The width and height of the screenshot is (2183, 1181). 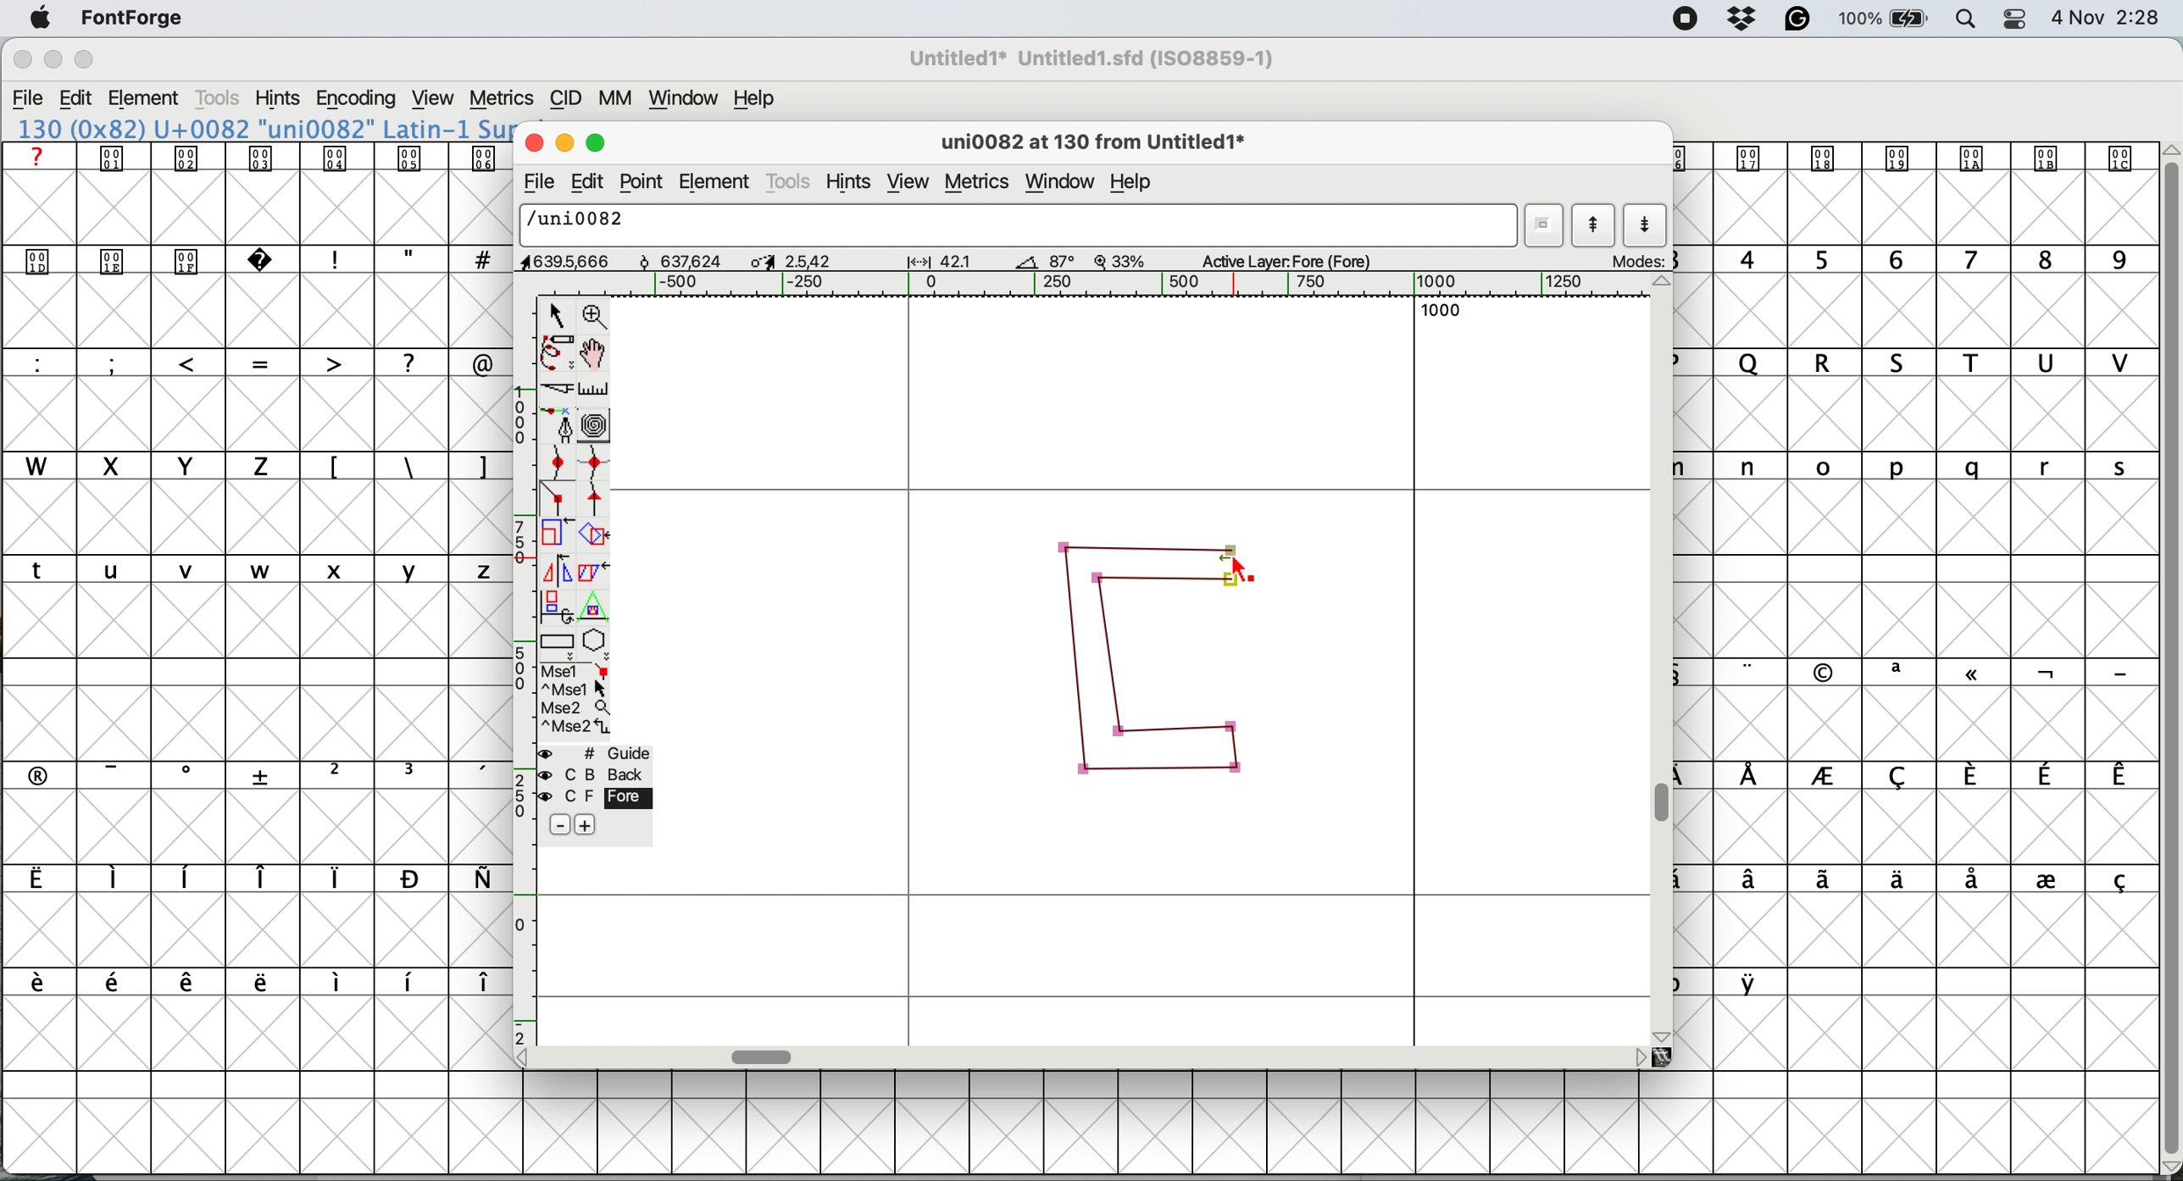 What do you see at coordinates (41, 19) in the screenshot?
I see `system logo` at bounding box center [41, 19].